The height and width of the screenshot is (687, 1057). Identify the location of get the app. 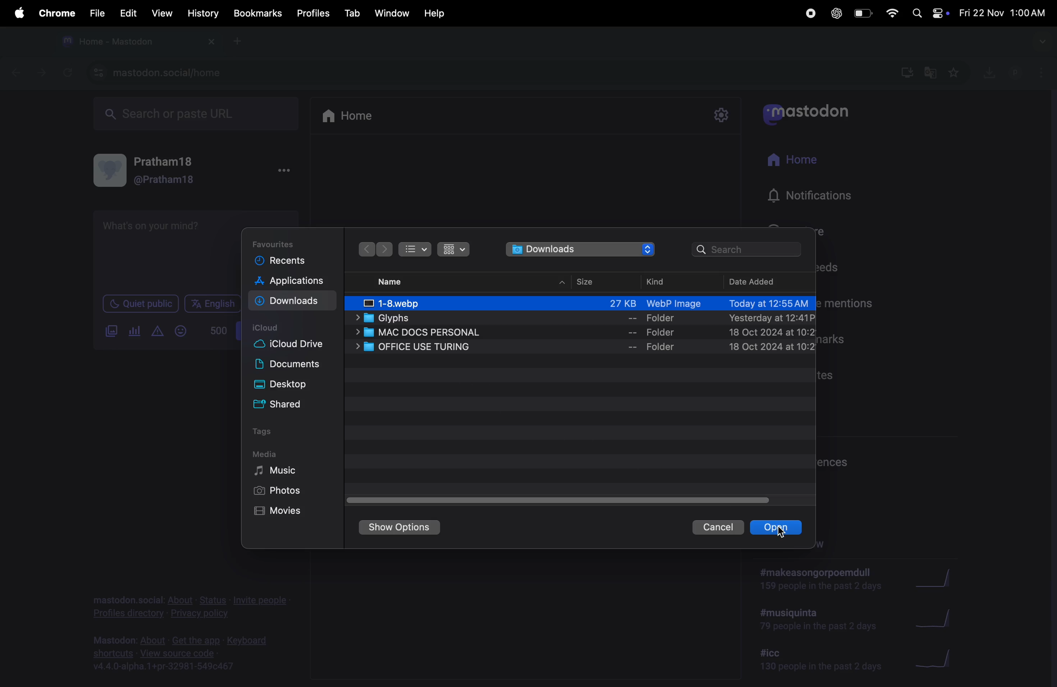
(198, 640).